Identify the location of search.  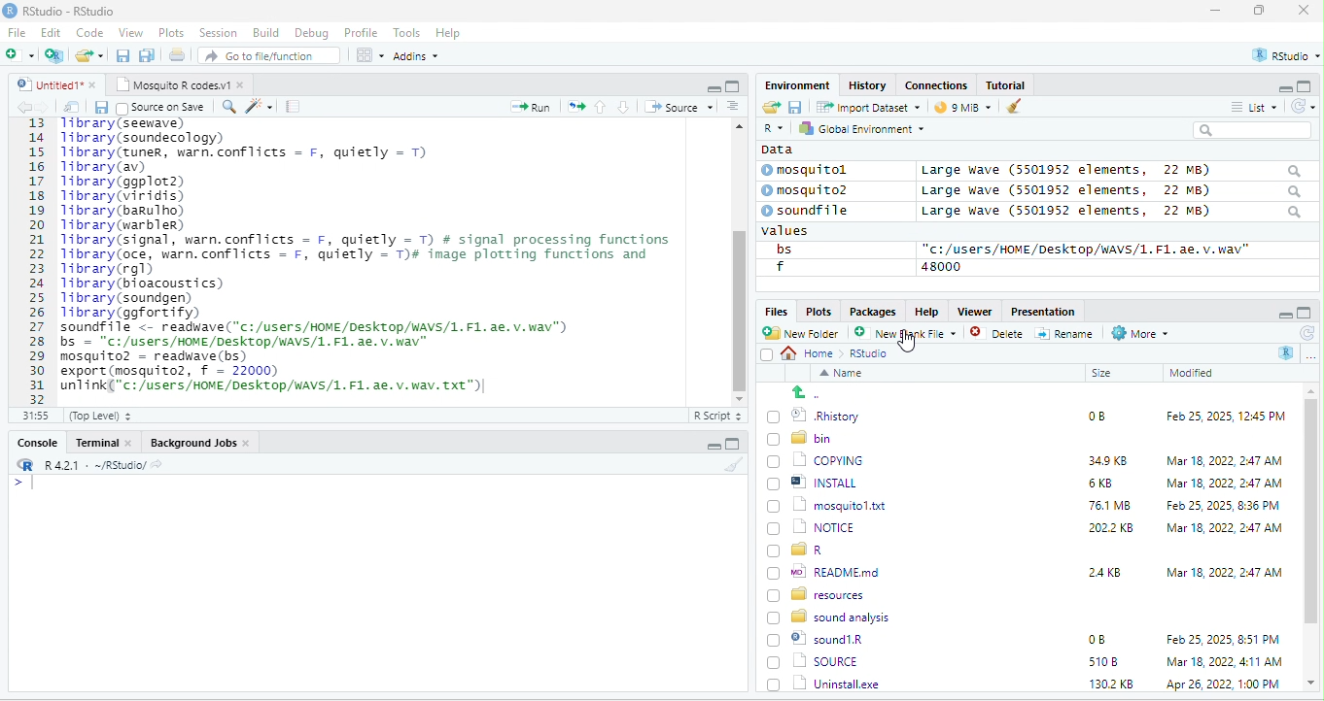
(1259, 130).